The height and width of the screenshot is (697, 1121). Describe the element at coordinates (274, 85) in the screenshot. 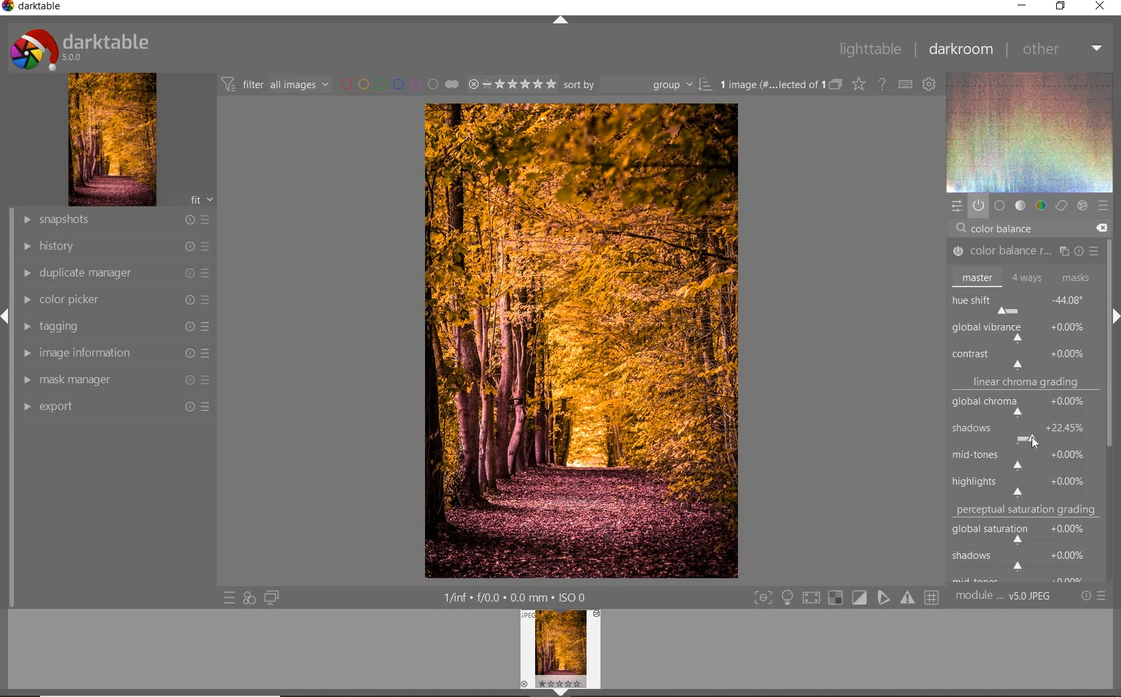

I see `filter images` at that location.